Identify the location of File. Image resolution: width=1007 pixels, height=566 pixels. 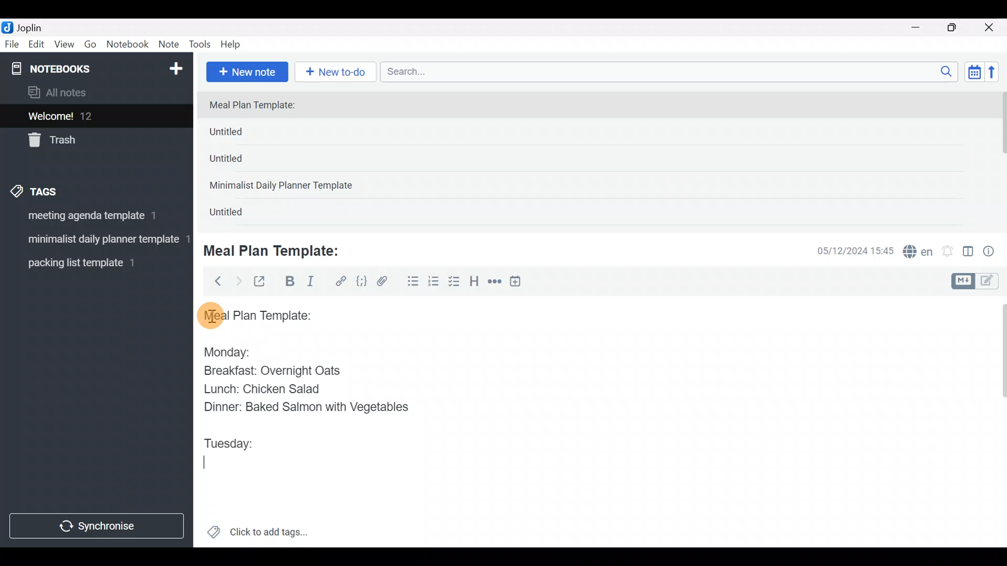
(13, 45).